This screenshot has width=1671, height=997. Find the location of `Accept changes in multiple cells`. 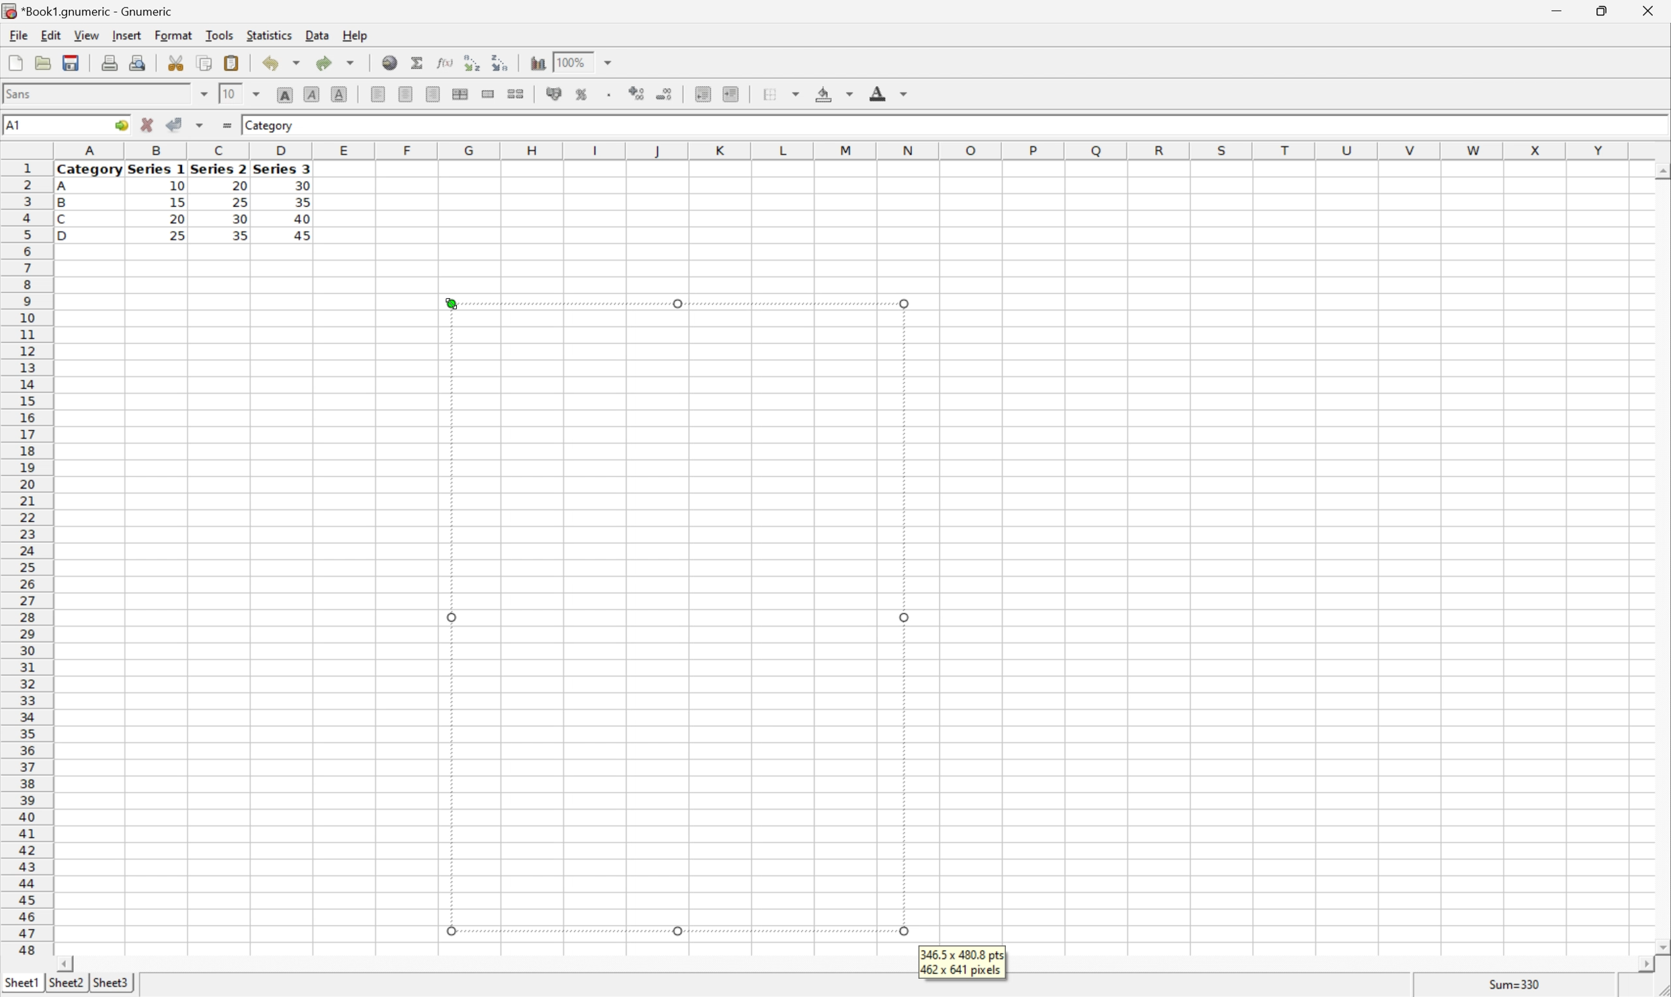

Accept changes in multiple cells is located at coordinates (199, 125).